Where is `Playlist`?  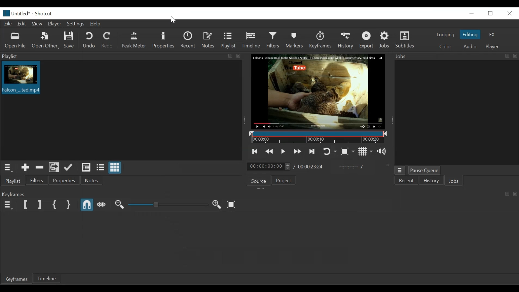 Playlist is located at coordinates (15, 181).